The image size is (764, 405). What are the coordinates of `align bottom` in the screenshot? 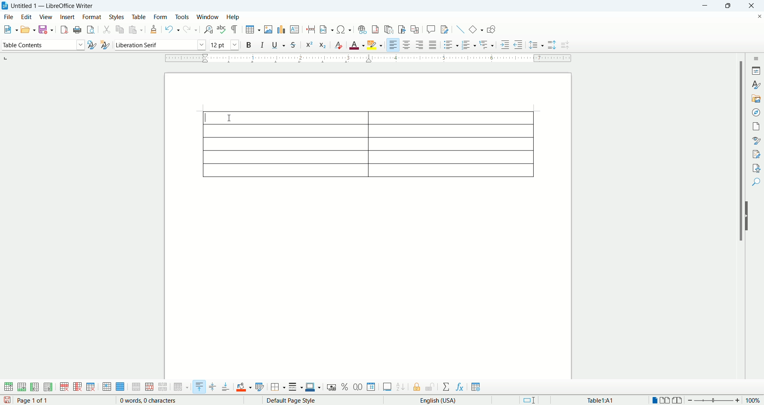 It's located at (226, 387).